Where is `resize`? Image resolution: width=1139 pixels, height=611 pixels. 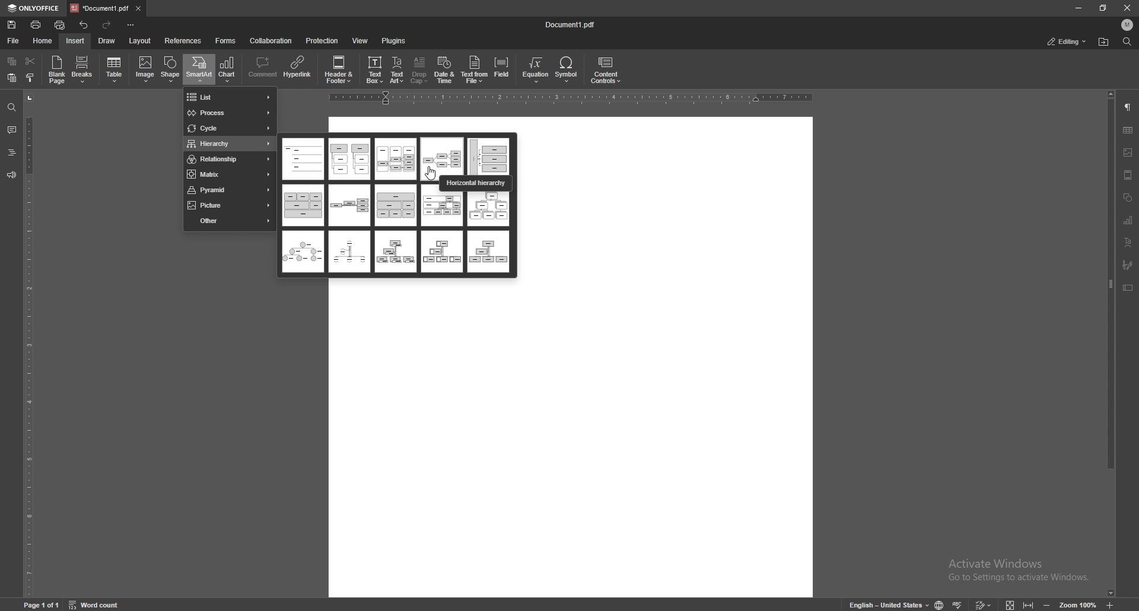
resize is located at coordinates (1103, 8).